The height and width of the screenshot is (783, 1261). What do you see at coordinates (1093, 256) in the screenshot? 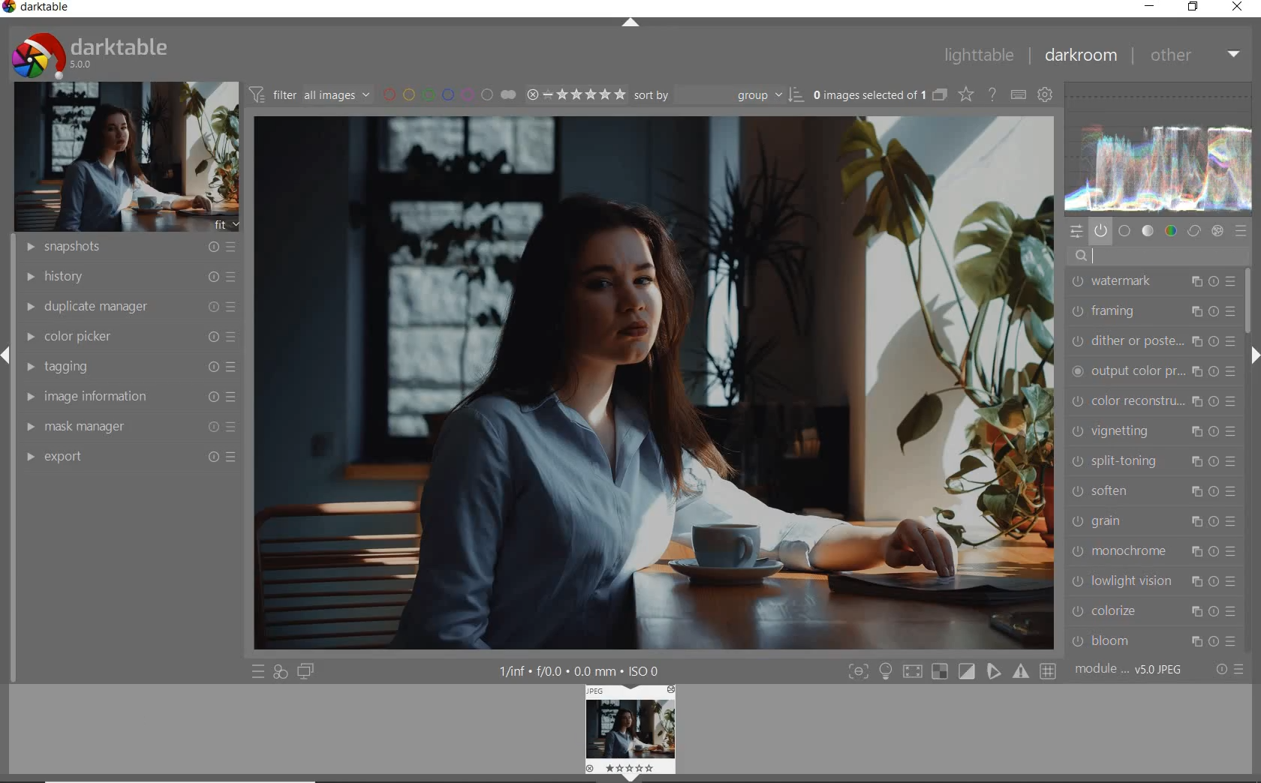
I see `editor` at bounding box center [1093, 256].